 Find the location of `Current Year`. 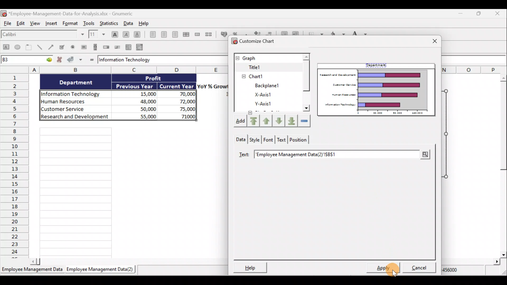

Current Year is located at coordinates (177, 86).